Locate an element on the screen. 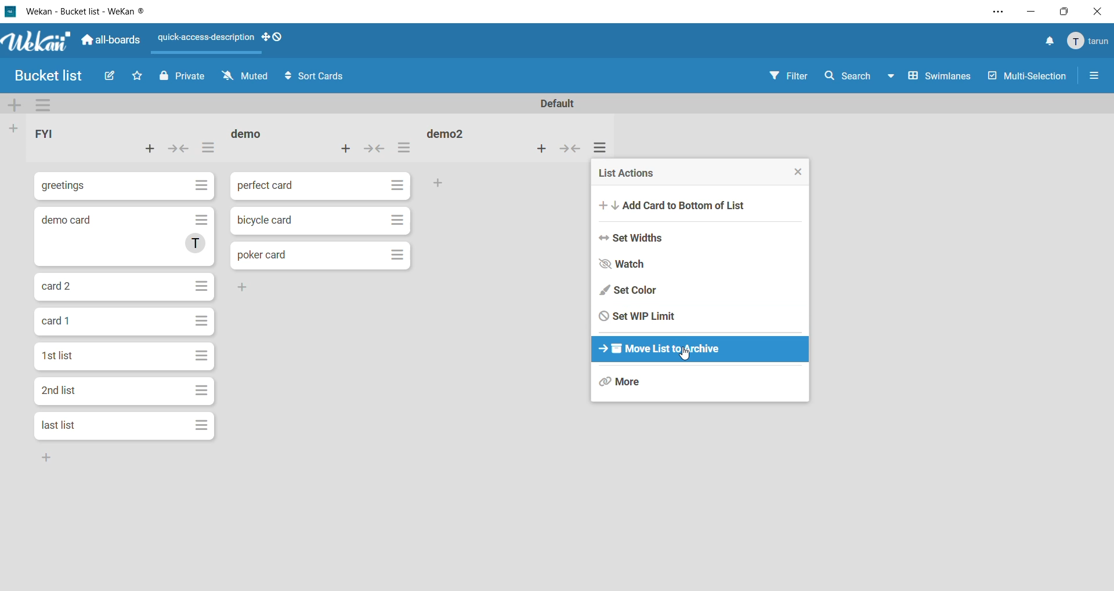 The width and height of the screenshot is (1114, 591). private is located at coordinates (183, 75).